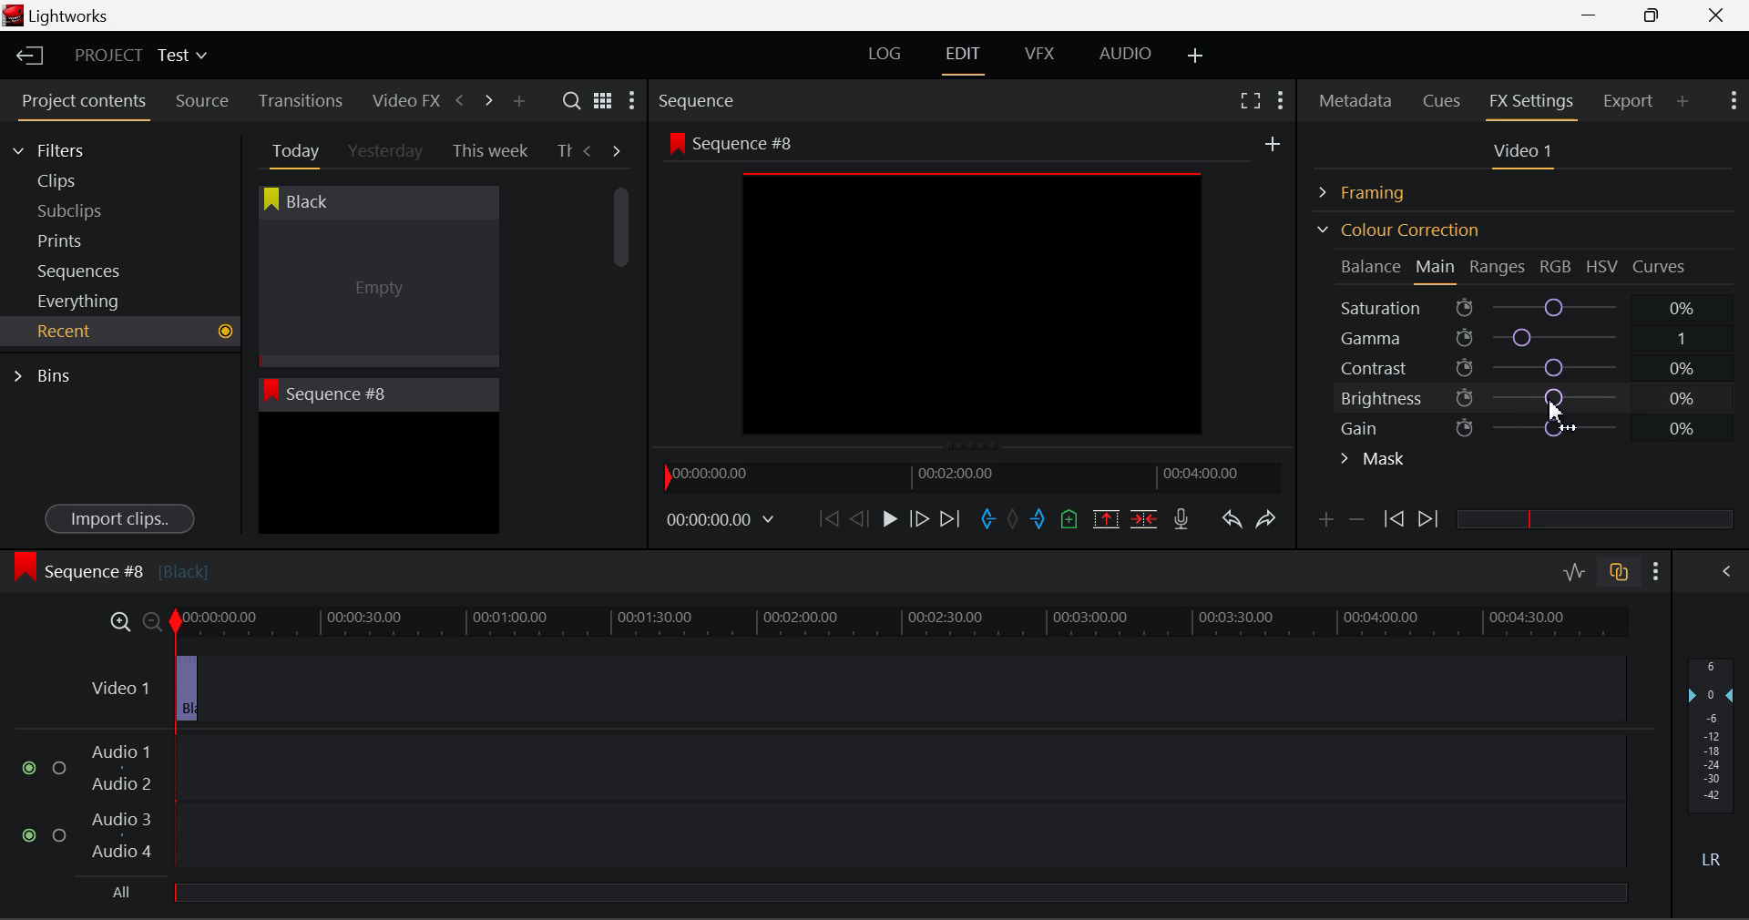 Image resolution: width=1749 pixels, height=920 pixels. Describe the element at coordinates (989, 520) in the screenshot. I see `Mark In` at that location.